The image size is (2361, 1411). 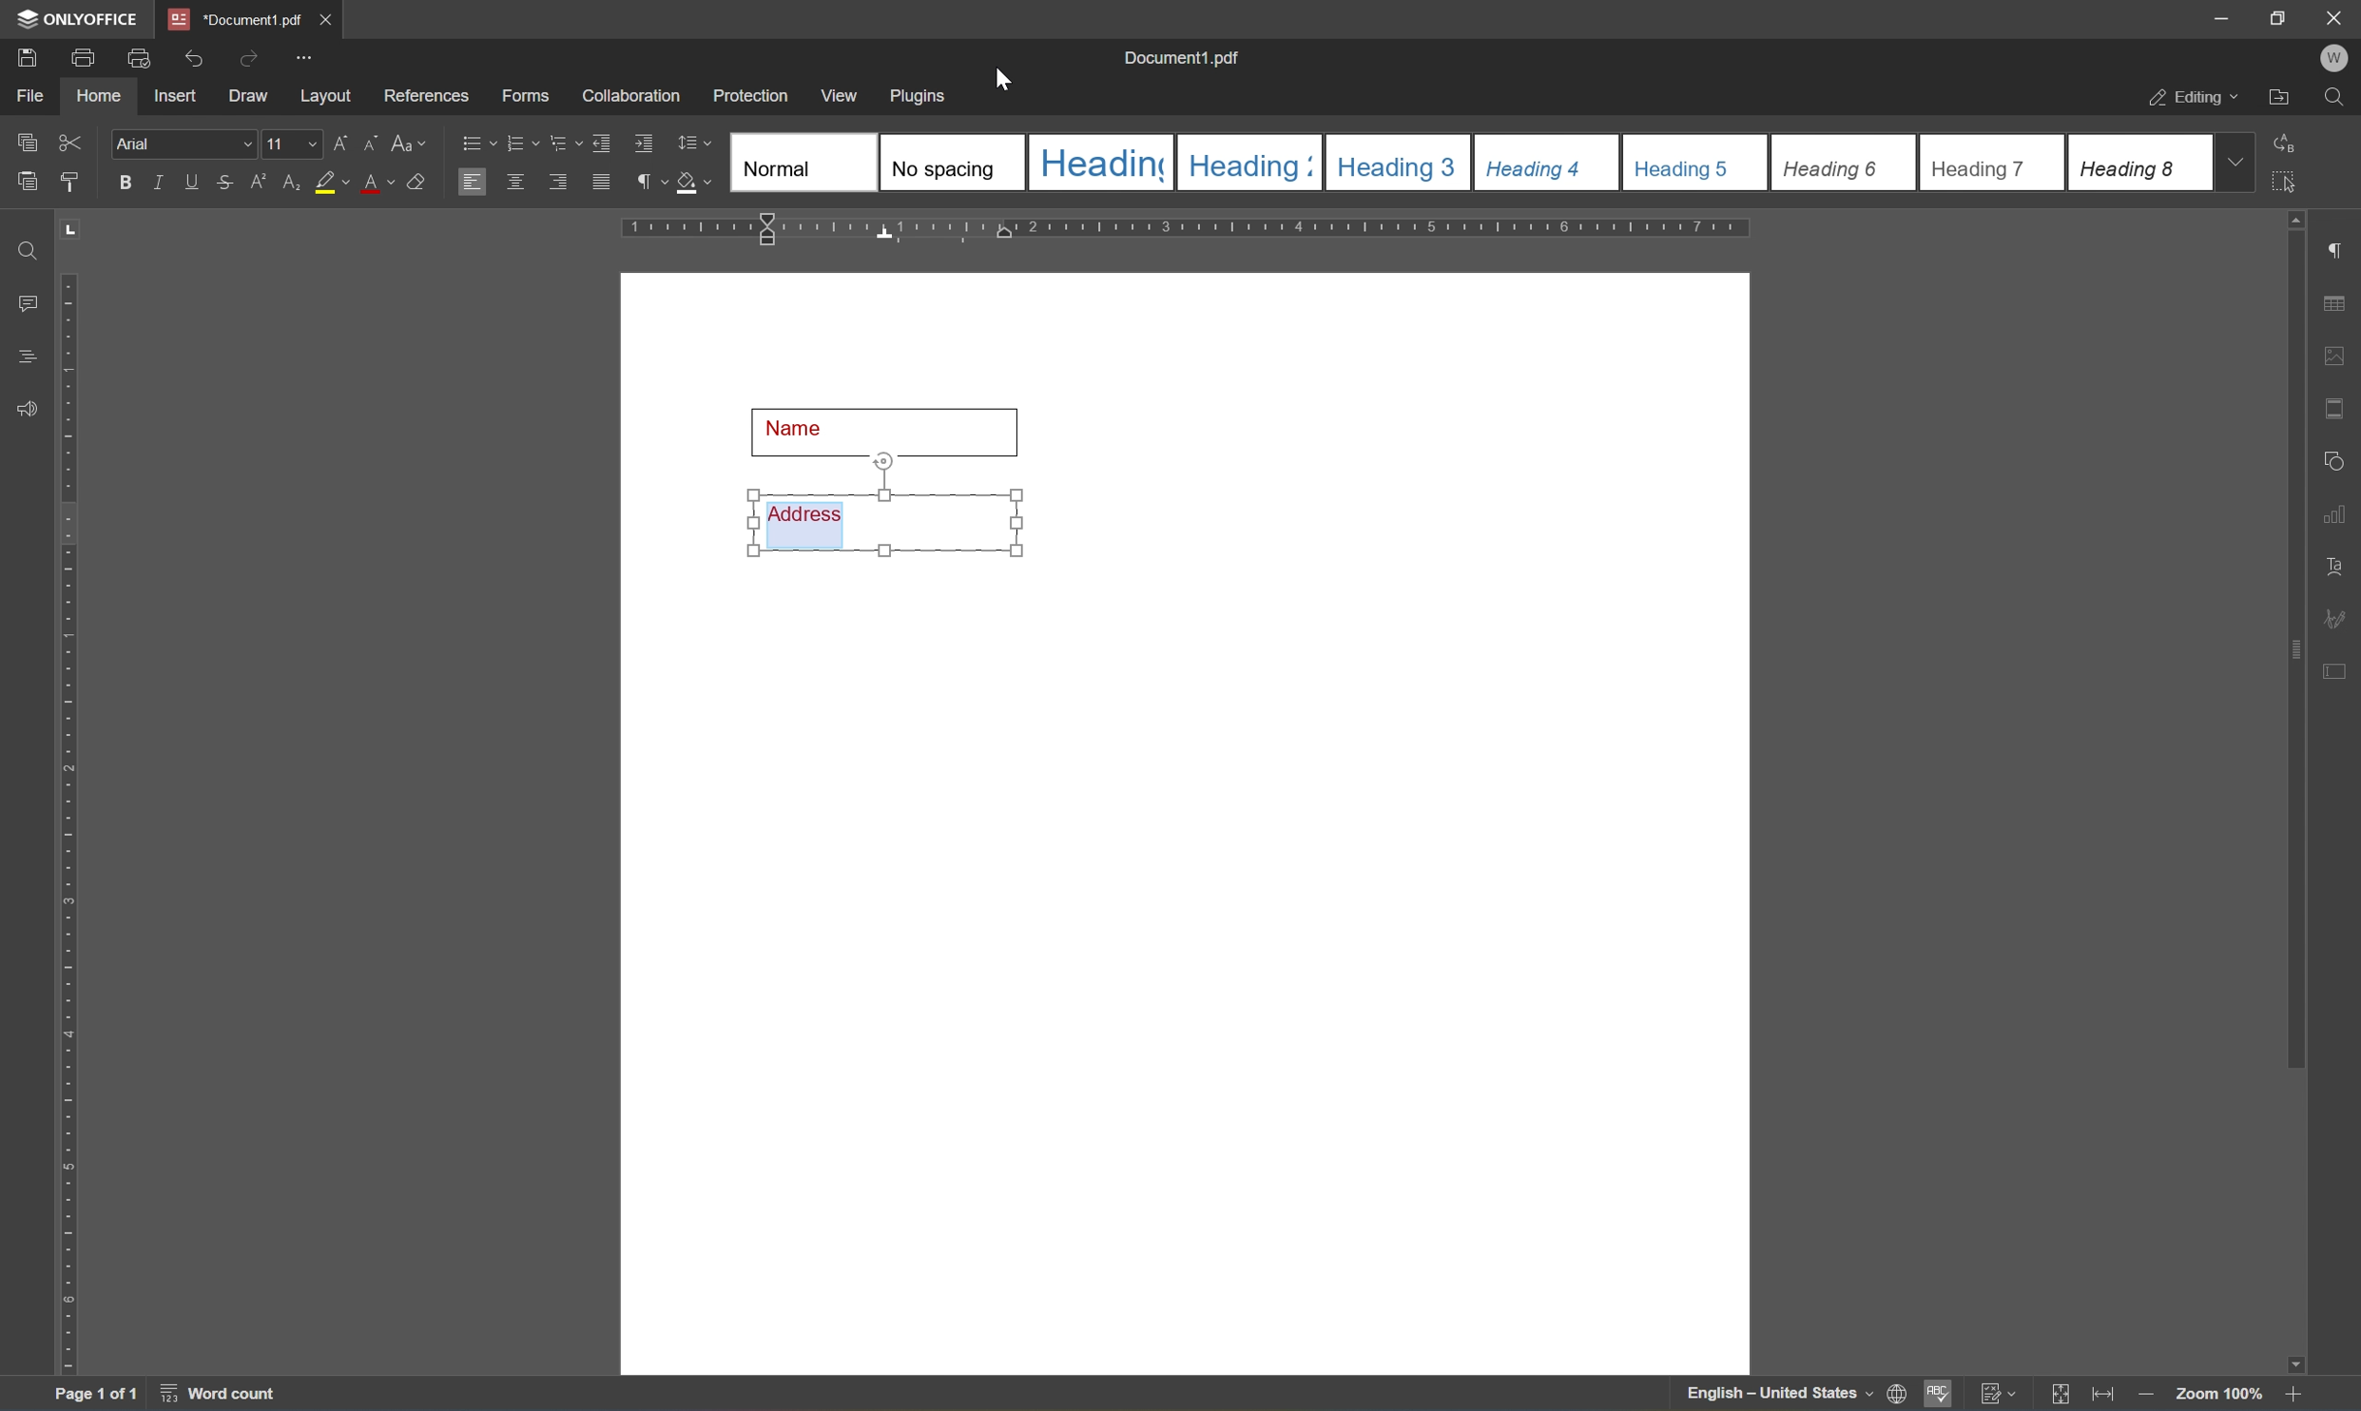 I want to click on Name, so click(x=889, y=427).